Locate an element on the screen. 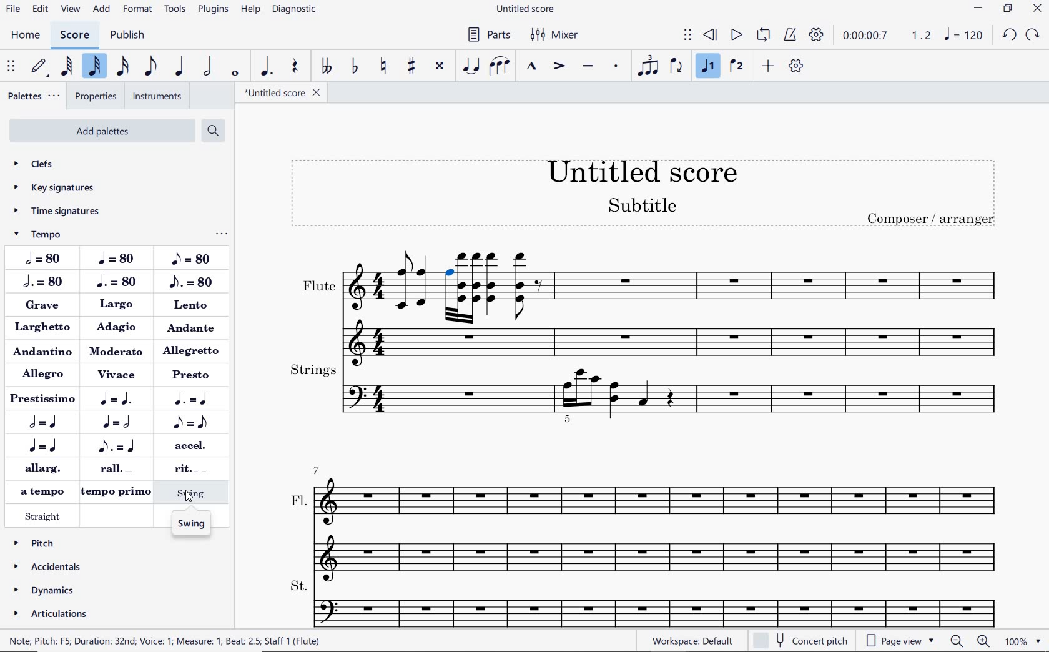  SLUR is located at coordinates (499, 67).